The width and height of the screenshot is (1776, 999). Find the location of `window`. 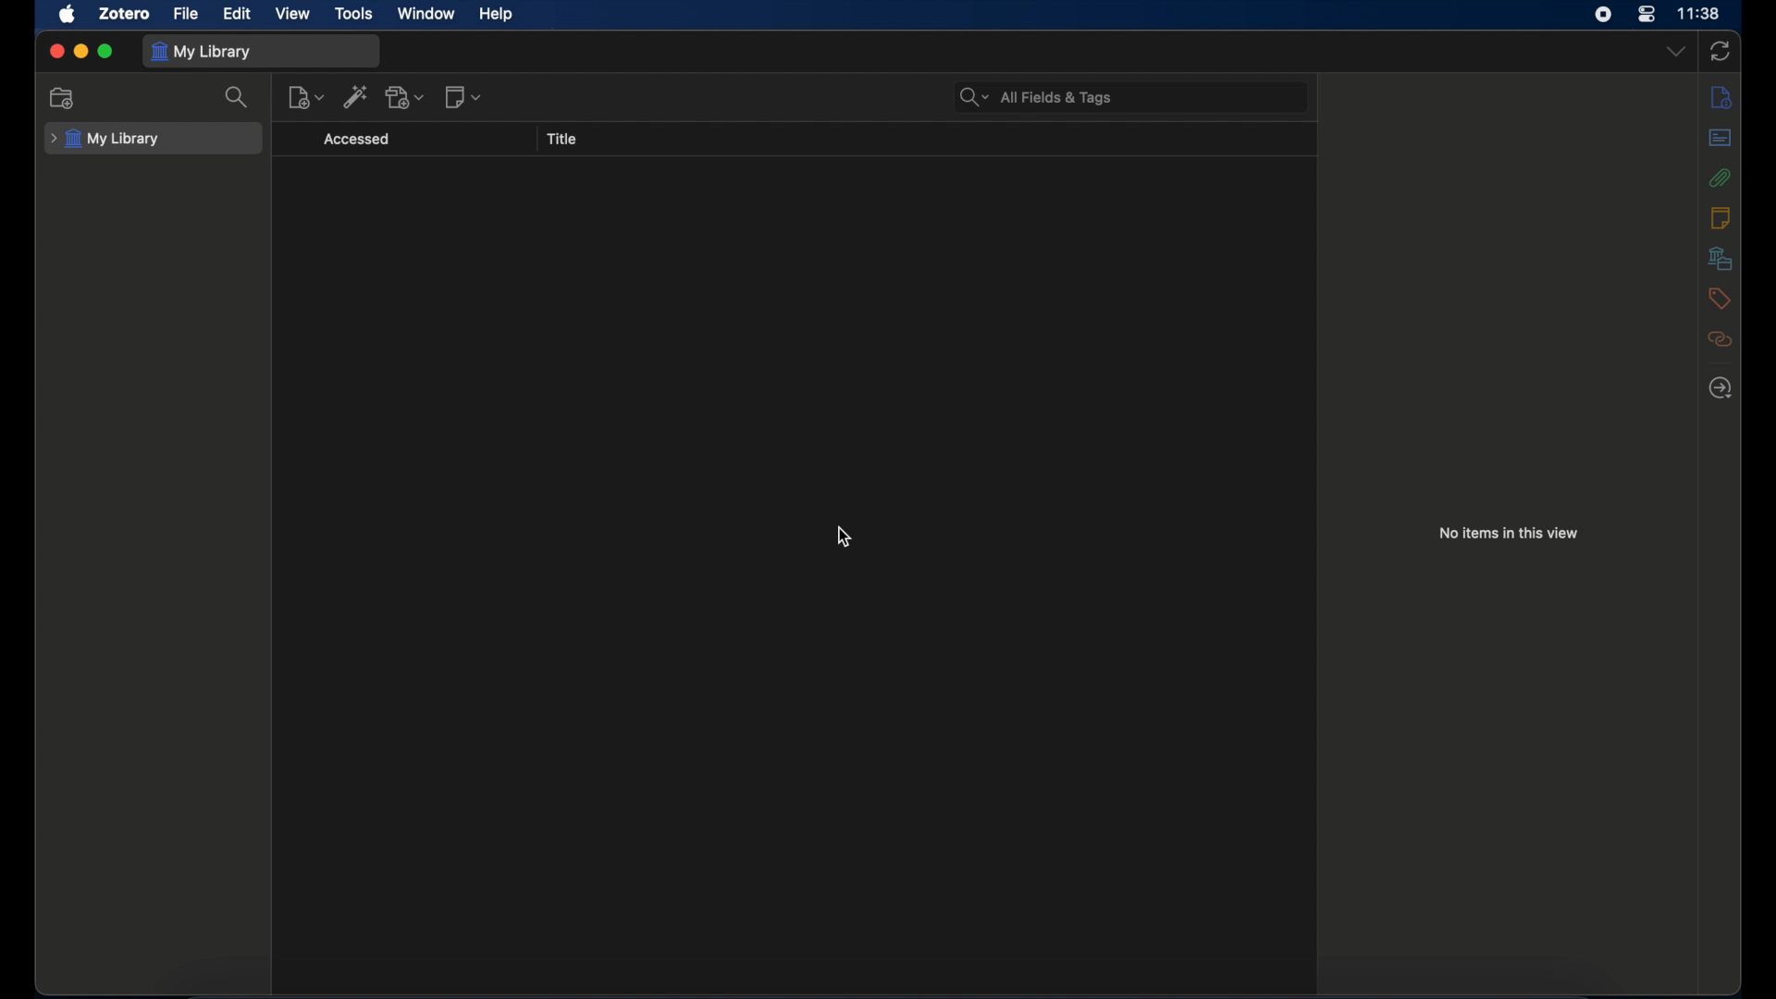

window is located at coordinates (428, 14).